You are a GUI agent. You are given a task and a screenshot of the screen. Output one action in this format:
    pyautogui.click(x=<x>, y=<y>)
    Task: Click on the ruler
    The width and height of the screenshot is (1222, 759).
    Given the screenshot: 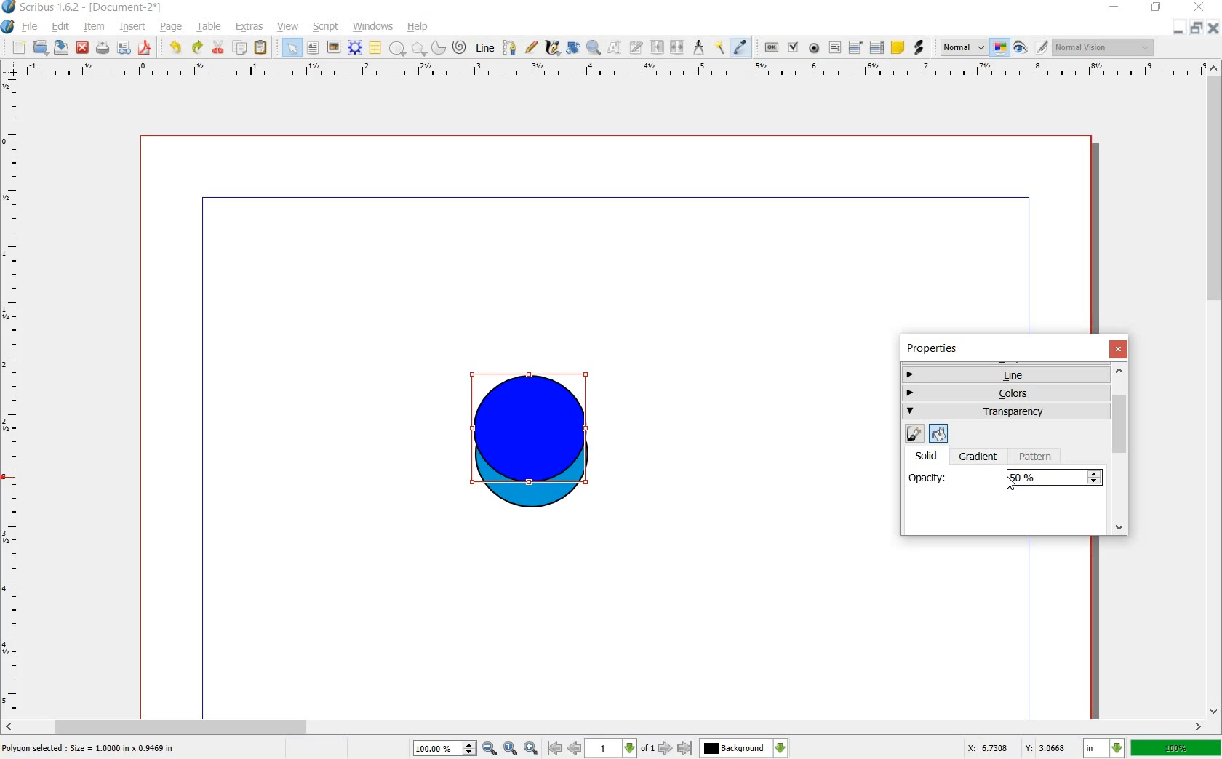 What is the action you would take?
    pyautogui.click(x=12, y=395)
    